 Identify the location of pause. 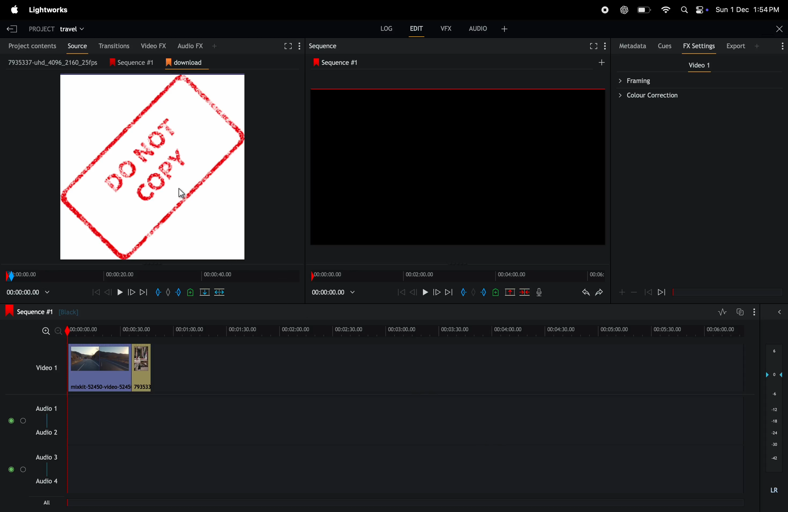
(120, 292).